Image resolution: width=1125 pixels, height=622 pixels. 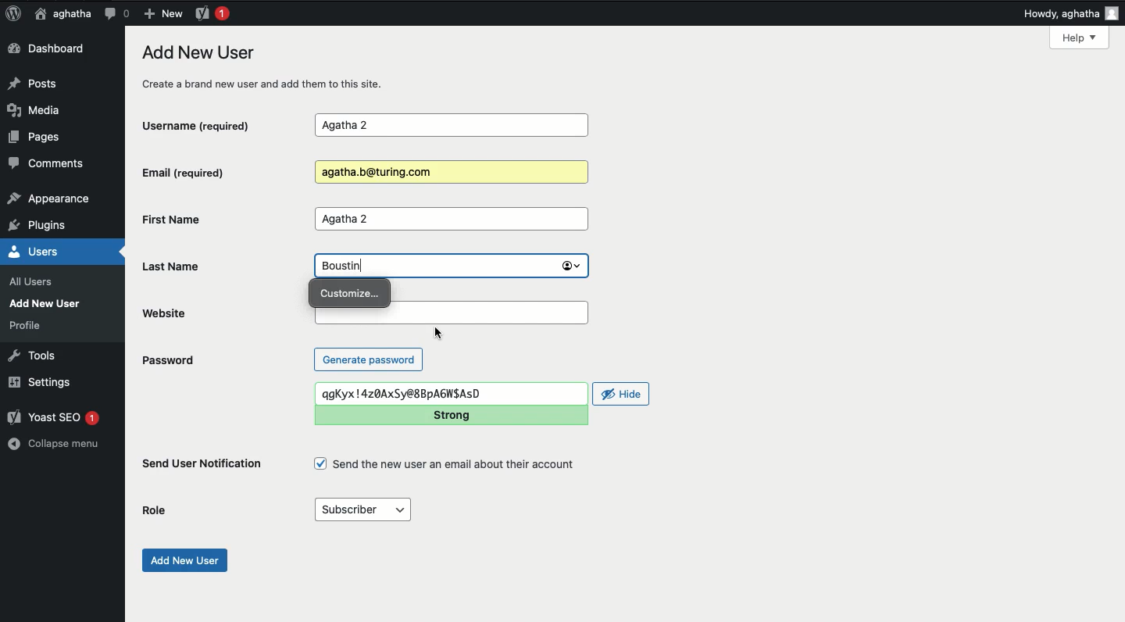 What do you see at coordinates (1071, 13) in the screenshot?
I see `Howdy, aghatha` at bounding box center [1071, 13].